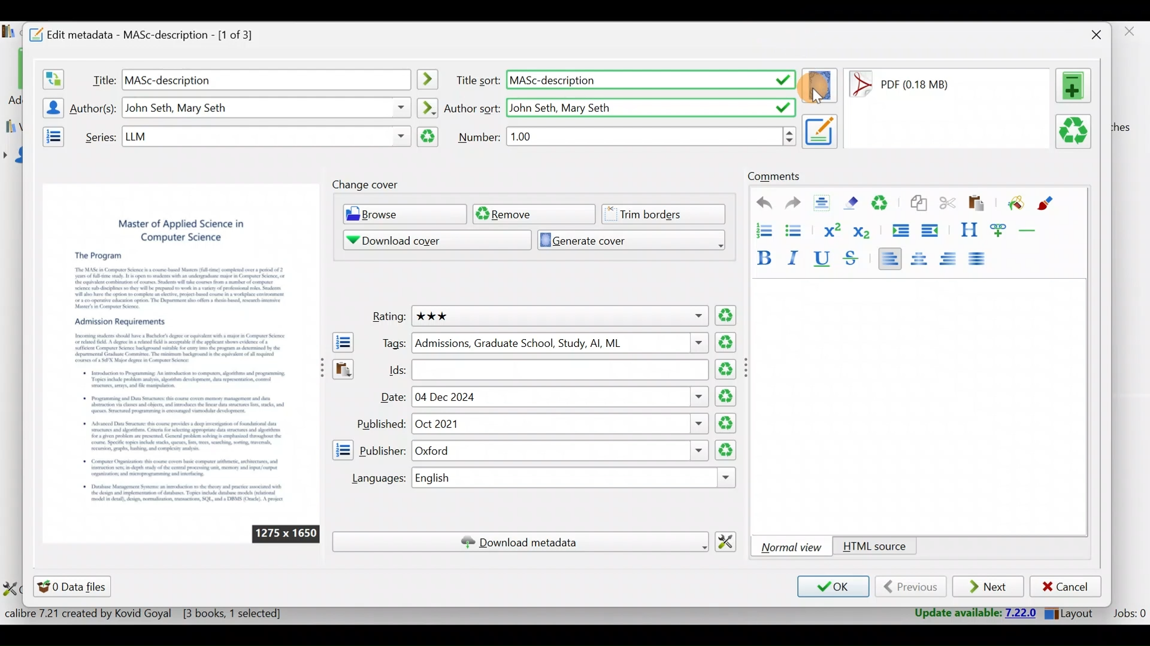  Describe the element at coordinates (650, 106) in the screenshot. I see `` at that location.